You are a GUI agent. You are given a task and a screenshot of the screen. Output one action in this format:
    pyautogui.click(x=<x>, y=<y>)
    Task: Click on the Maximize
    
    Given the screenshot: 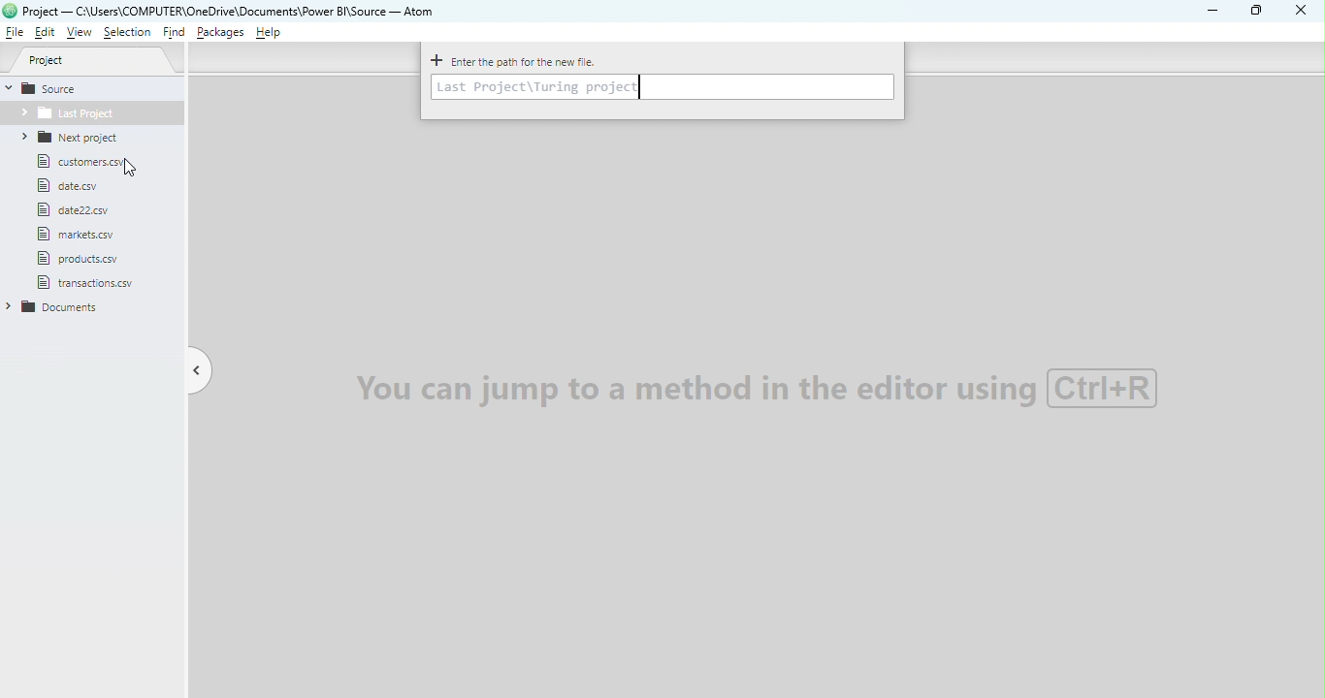 What is the action you would take?
    pyautogui.click(x=1259, y=10)
    